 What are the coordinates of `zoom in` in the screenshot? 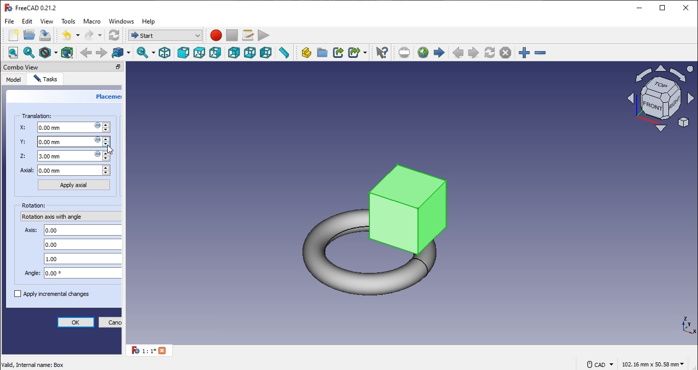 It's located at (524, 53).